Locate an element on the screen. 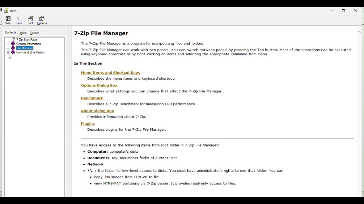 The width and height of the screenshot is (364, 204). describes the menu items and keyboard shortcut. is located at coordinates (132, 78).